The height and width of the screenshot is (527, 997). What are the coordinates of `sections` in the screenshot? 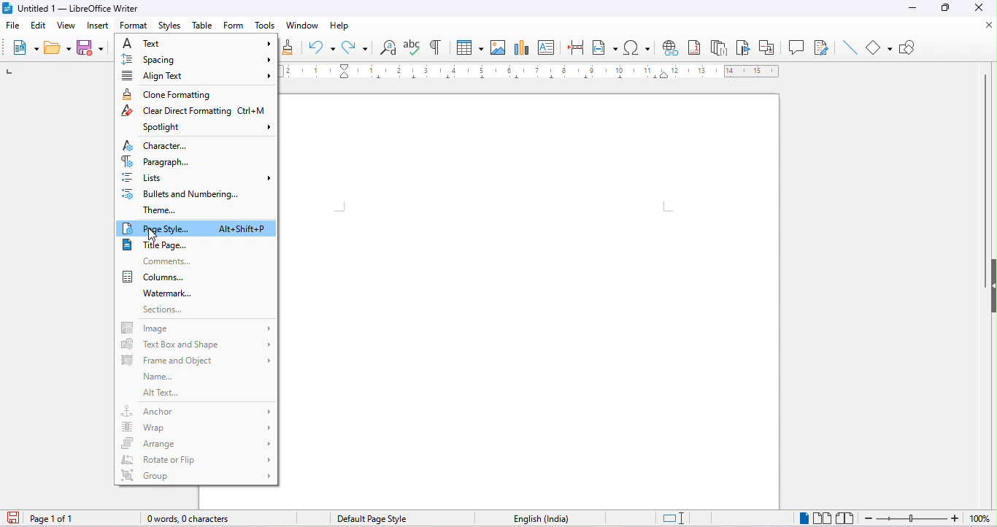 It's located at (167, 311).